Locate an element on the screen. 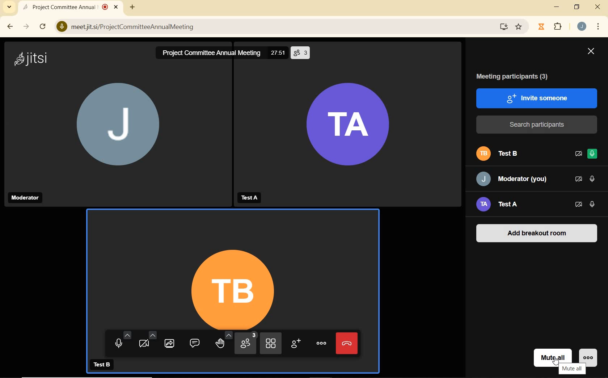  RESTORE DOWN is located at coordinates (577, 8).